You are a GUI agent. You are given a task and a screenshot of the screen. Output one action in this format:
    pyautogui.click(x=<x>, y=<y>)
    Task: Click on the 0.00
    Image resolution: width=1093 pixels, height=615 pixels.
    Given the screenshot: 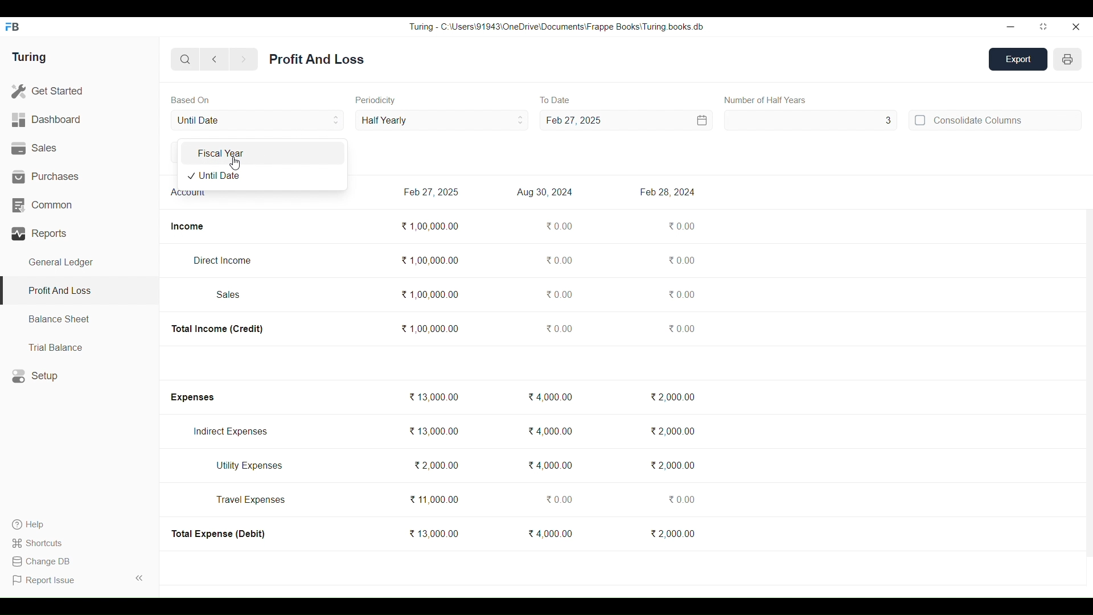 What is the action you would take?
    pyautogui.click(x=680, y=499)
    